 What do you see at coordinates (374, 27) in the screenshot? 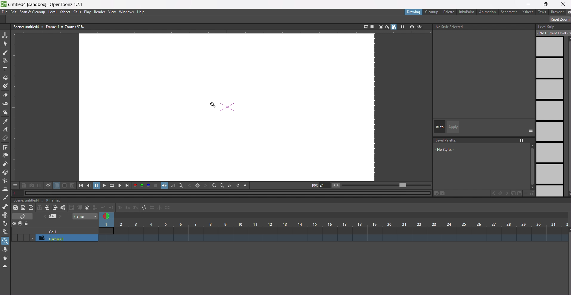
I see `icons` at bounding box center [374, 27].